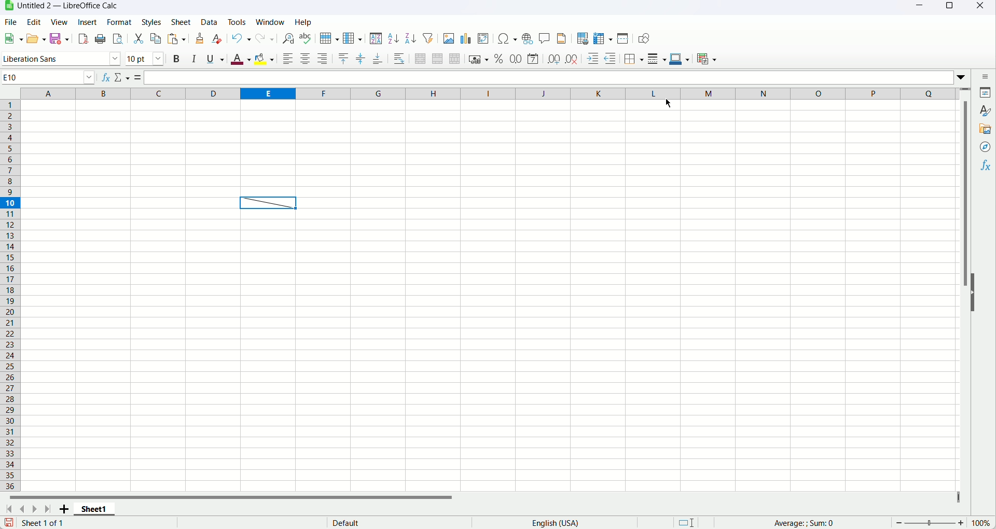 The height and width of the screenshot is (529, 996). I want to click on Name box, so click(49, 77).